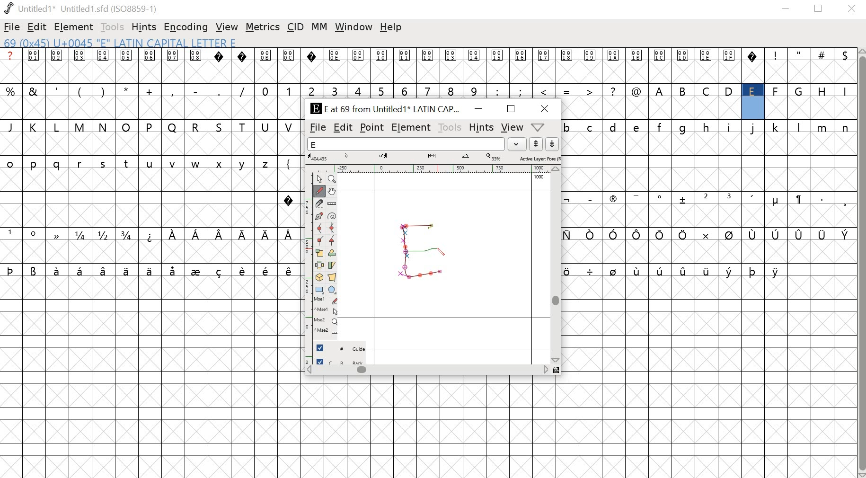  I want to click on special characters and symbols, so click(148, 235).